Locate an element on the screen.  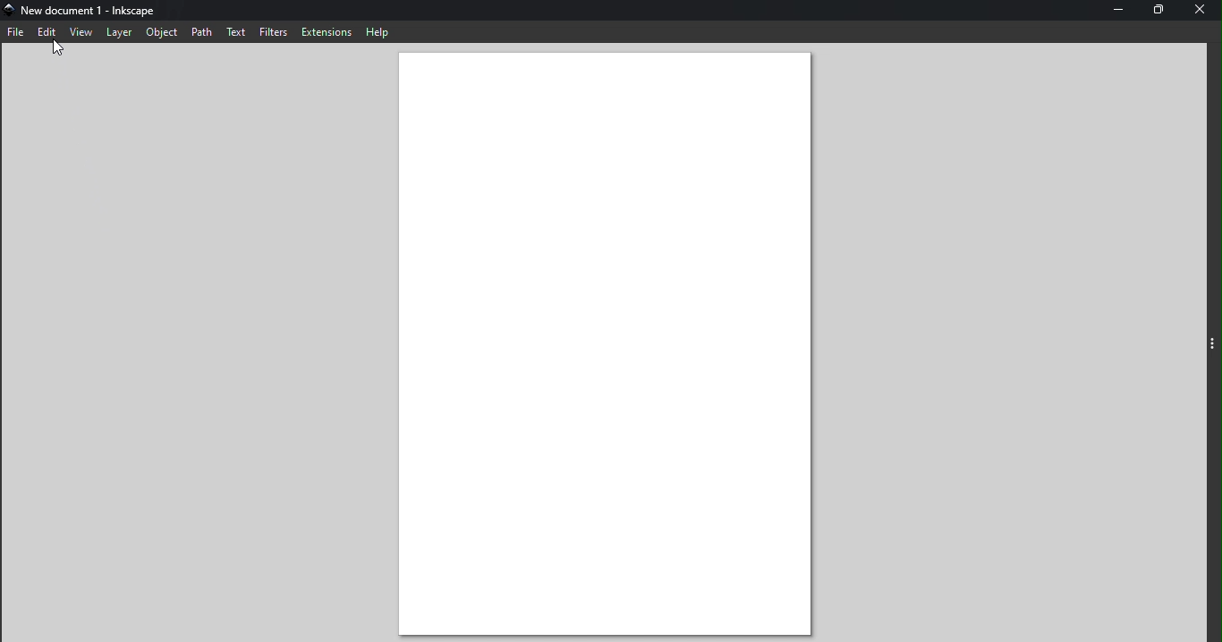
Extensions is located at coordinates (327, 31).